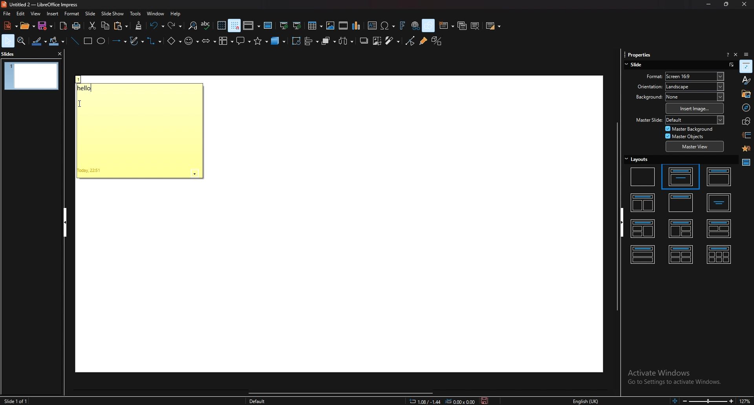 The image size is (754, 405). Describe the element at coordinates (235, 26) in the screenshot. I see `snap to grid` at that location.